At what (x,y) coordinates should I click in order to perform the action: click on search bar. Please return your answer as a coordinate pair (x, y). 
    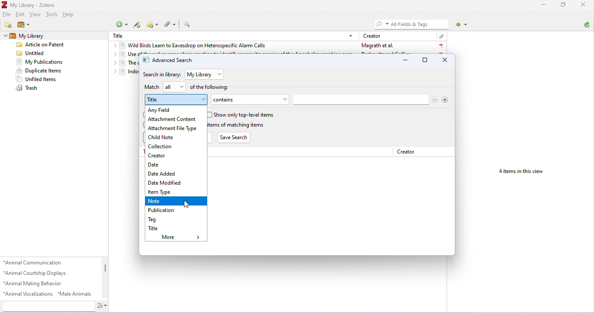
    Looking at the image, I should click on (360, 100).